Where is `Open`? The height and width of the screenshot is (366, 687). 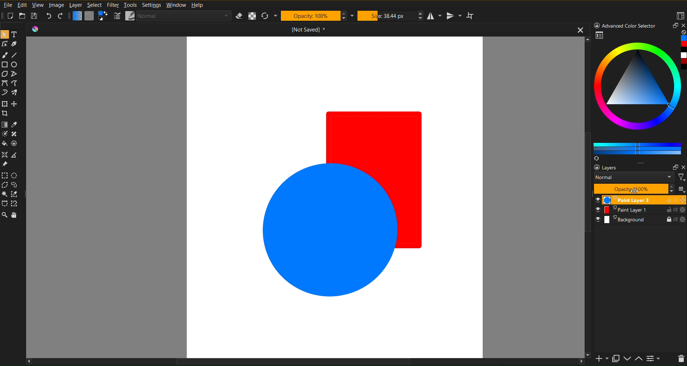 Open is located at coordinates (24, 16).